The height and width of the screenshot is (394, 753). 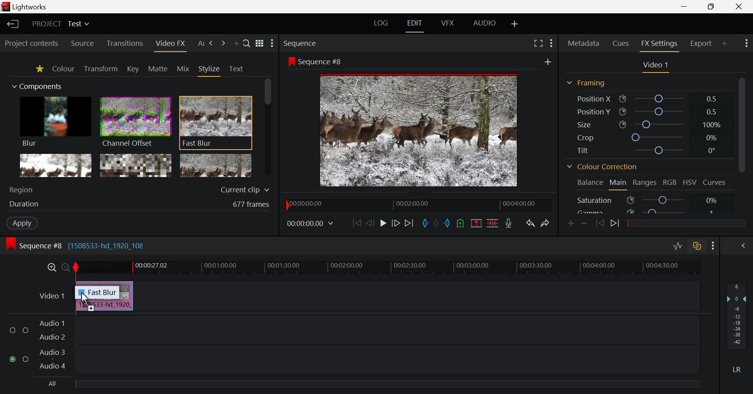 I want to click on Remove all marks, so click(x=437, y=223).